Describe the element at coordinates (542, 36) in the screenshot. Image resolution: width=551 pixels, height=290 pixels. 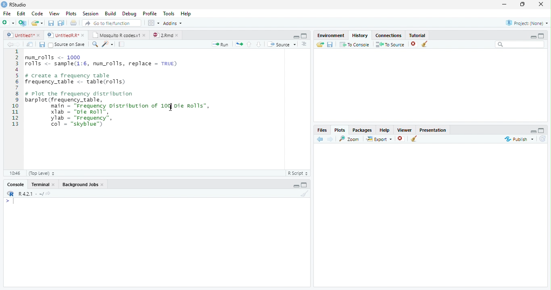
I see `Full Height` at that location.